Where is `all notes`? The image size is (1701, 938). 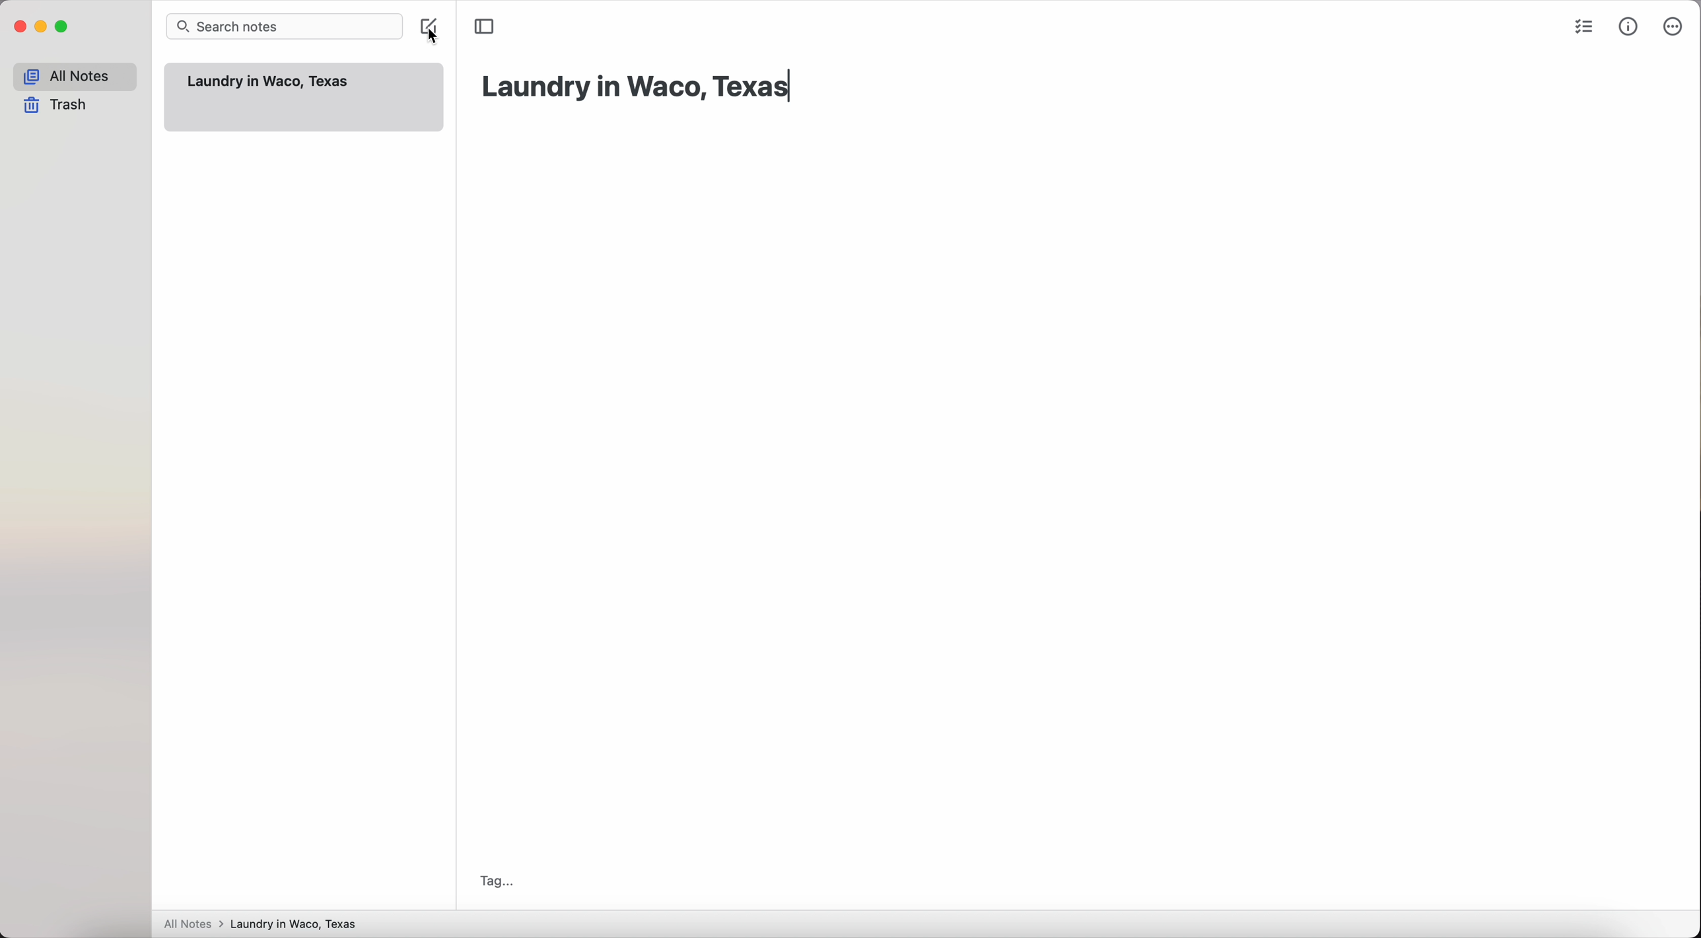
all notes is located at coordinates (75, 77).